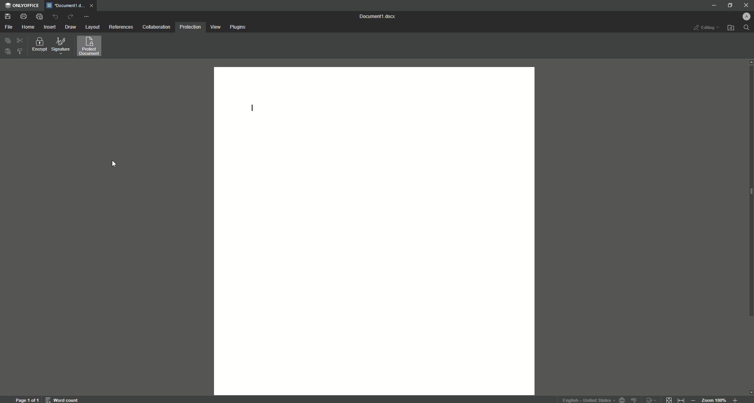  What do you see at coordinates (727, 5) in the screenshot?
I see `Restore` at bounding box center [727, 5].